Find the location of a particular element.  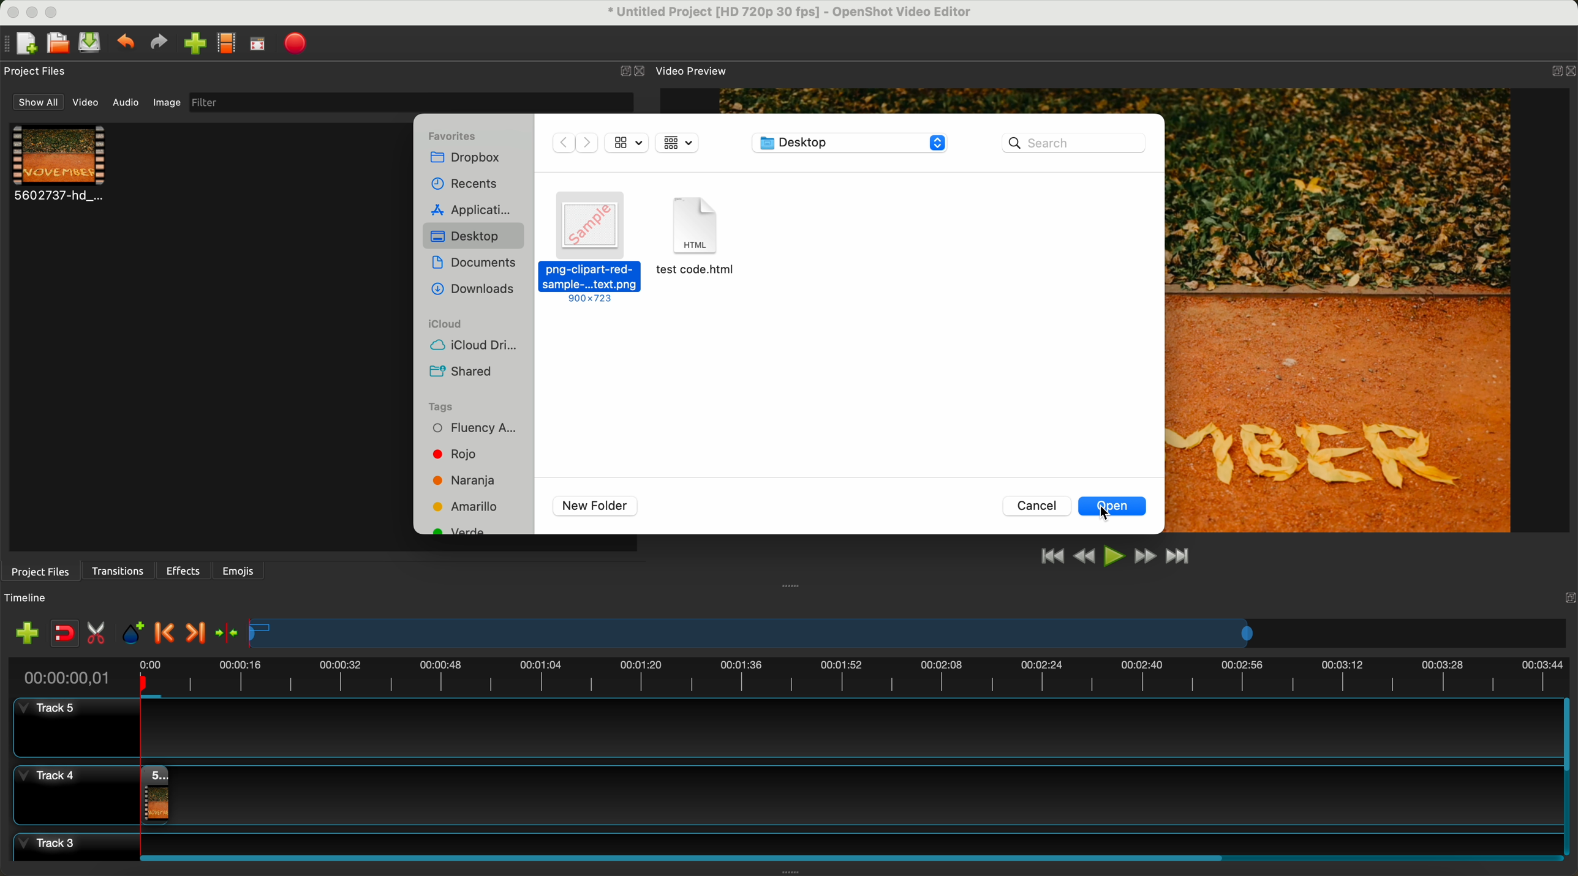

timeline is located at coordinates (32, 598).